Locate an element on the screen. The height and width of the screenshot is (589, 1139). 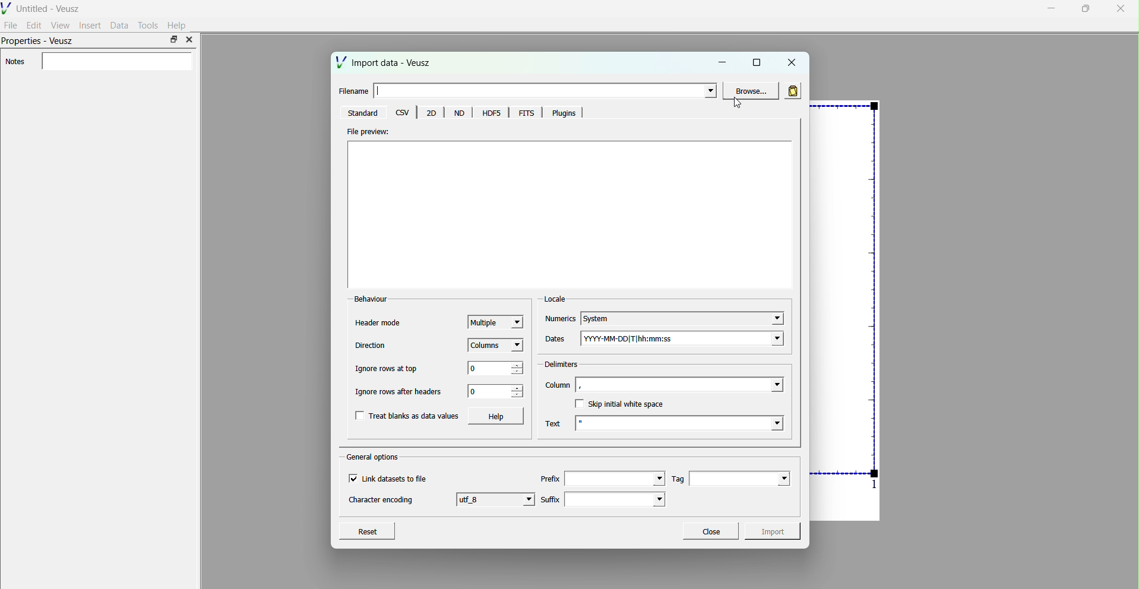
close is located at coordinates (791, 61).